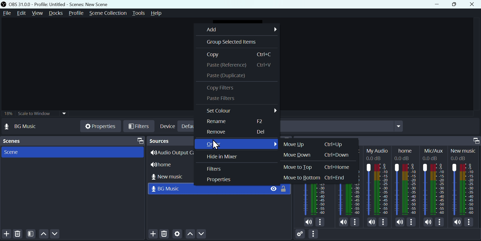  I want to click on File, so click(8, 14).